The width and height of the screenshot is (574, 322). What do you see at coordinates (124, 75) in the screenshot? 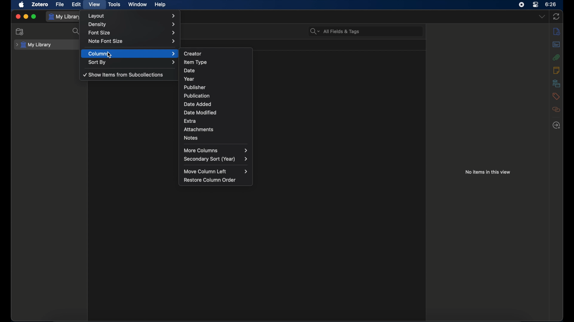
I see `show items from sub collections` at bounding box center [124, 75].